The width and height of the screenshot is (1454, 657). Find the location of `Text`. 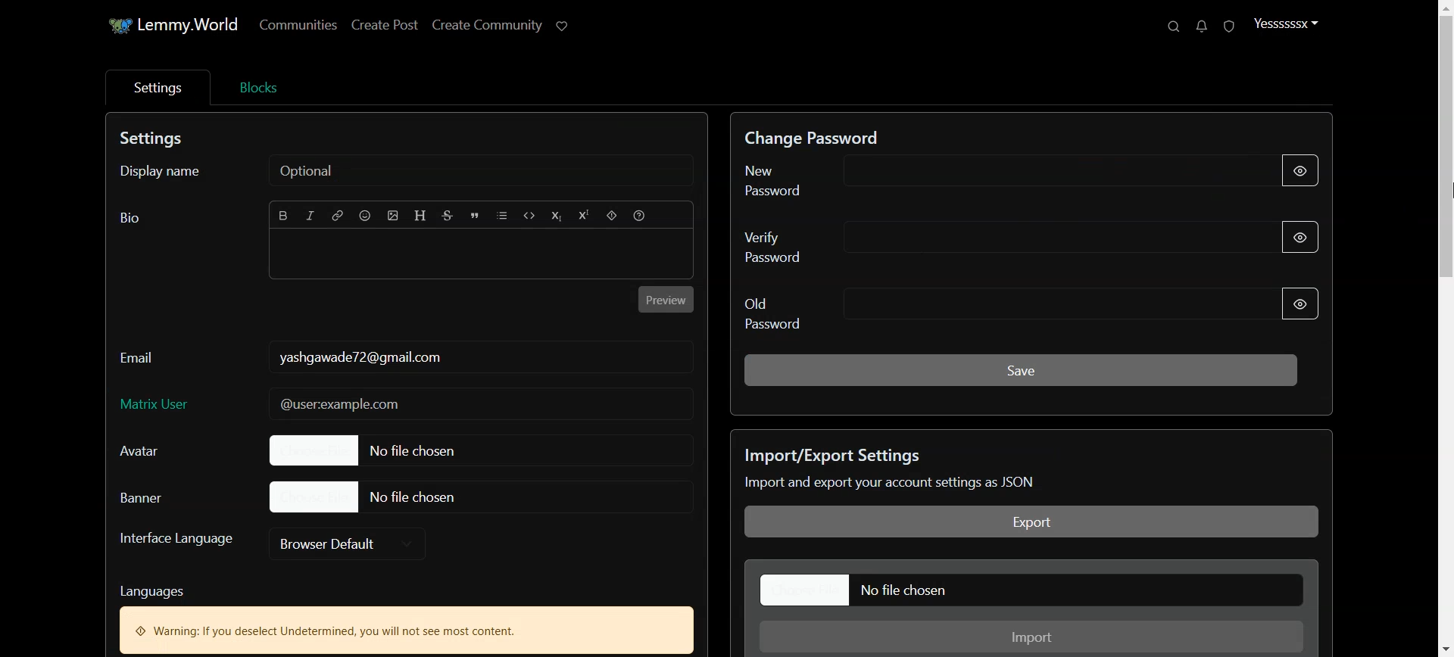

Text is located at coordinates (894, 470).